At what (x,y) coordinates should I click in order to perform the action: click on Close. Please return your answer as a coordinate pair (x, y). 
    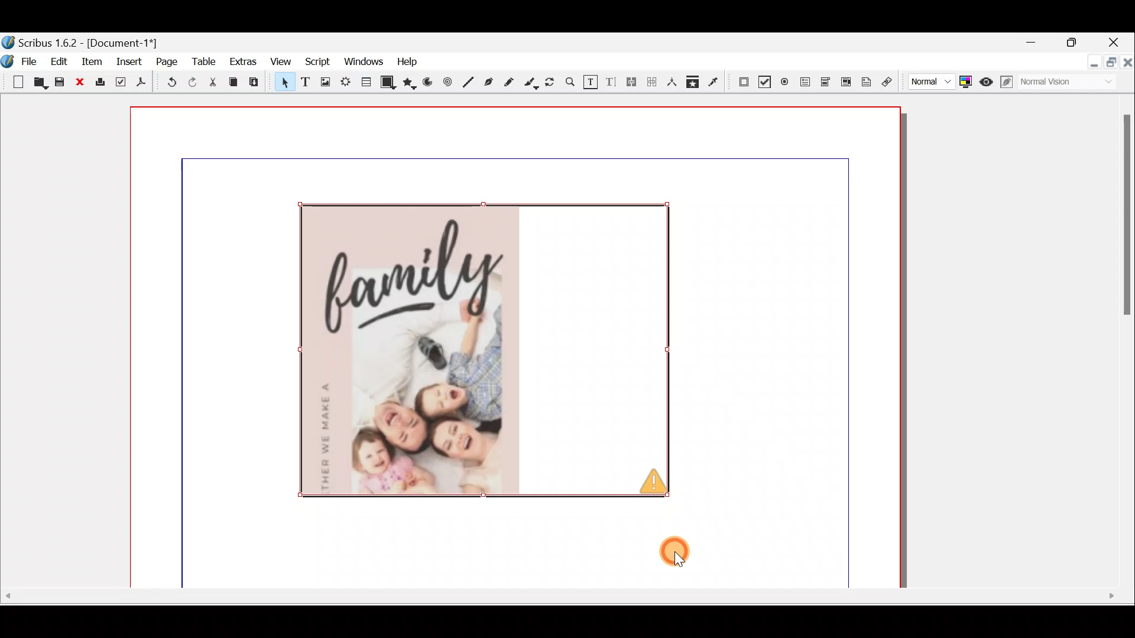
    Looking at the image, I should click on (81, 83).